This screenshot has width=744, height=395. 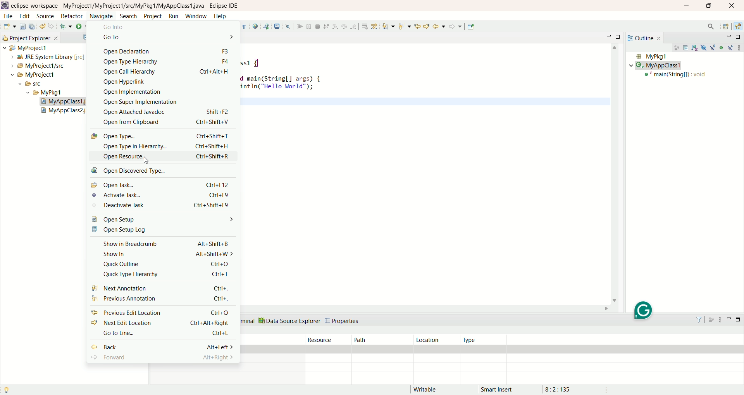 What do you see at coordinates (44, 57) in the screenshot?
I see `JRE system library [jre]` at bounding box center [44, 57].